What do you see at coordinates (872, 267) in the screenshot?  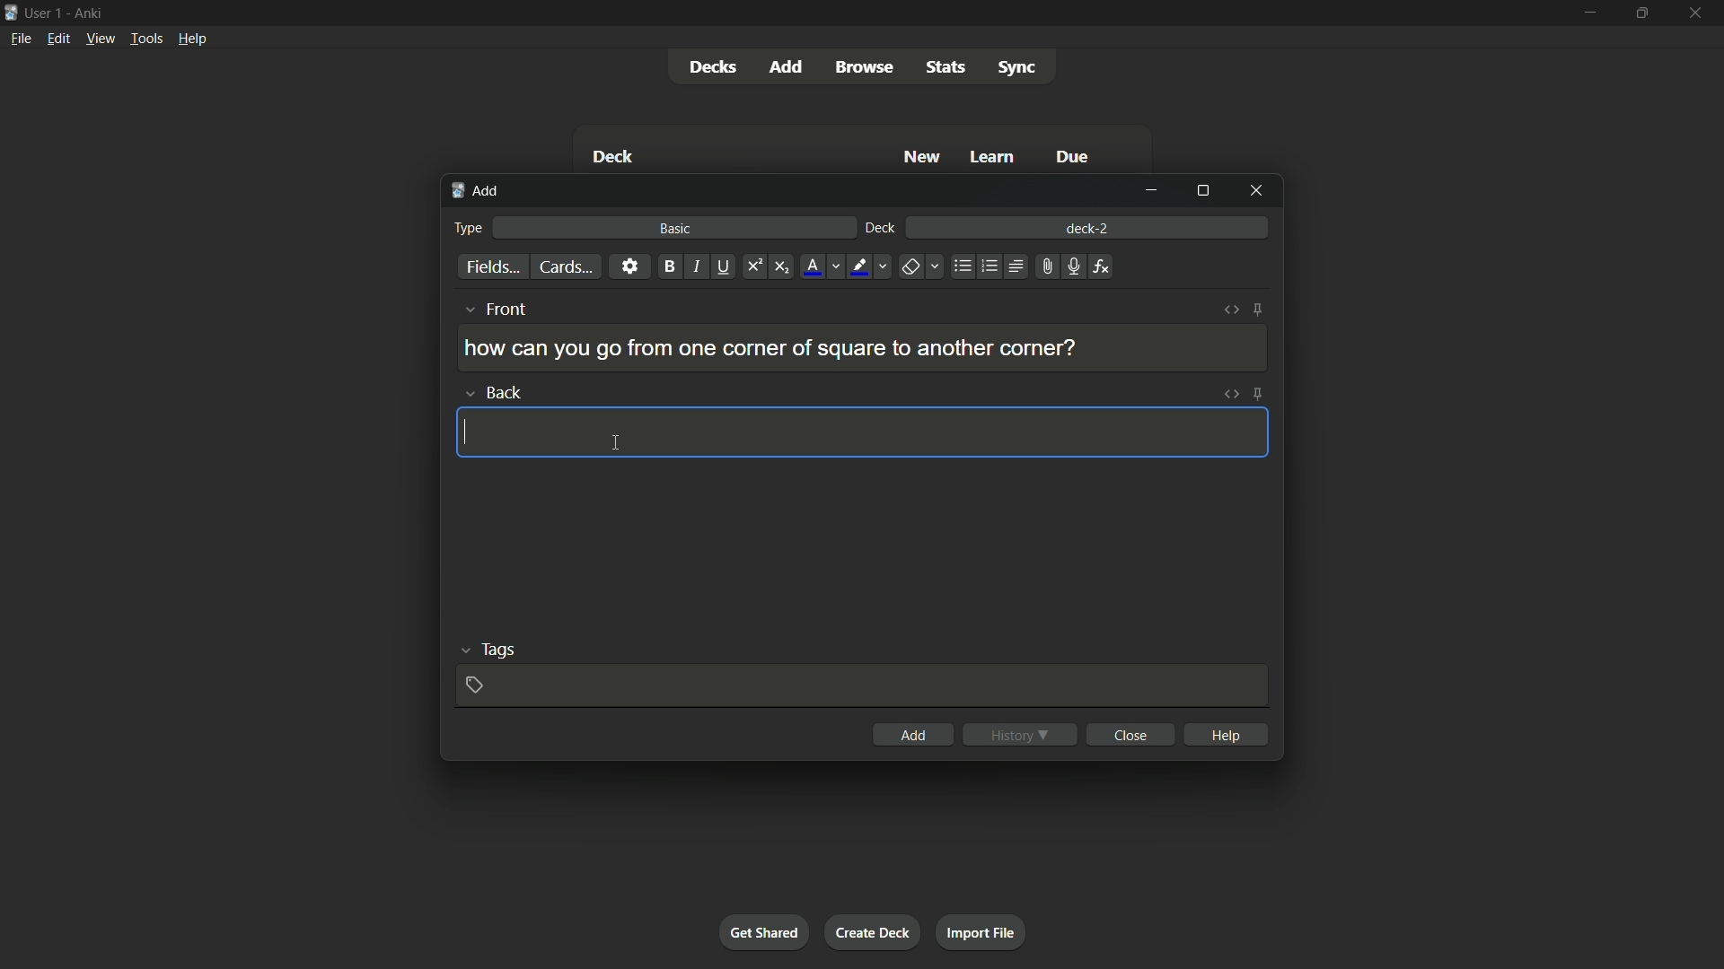 I see `highlight text` at bounding box center [872, 267].